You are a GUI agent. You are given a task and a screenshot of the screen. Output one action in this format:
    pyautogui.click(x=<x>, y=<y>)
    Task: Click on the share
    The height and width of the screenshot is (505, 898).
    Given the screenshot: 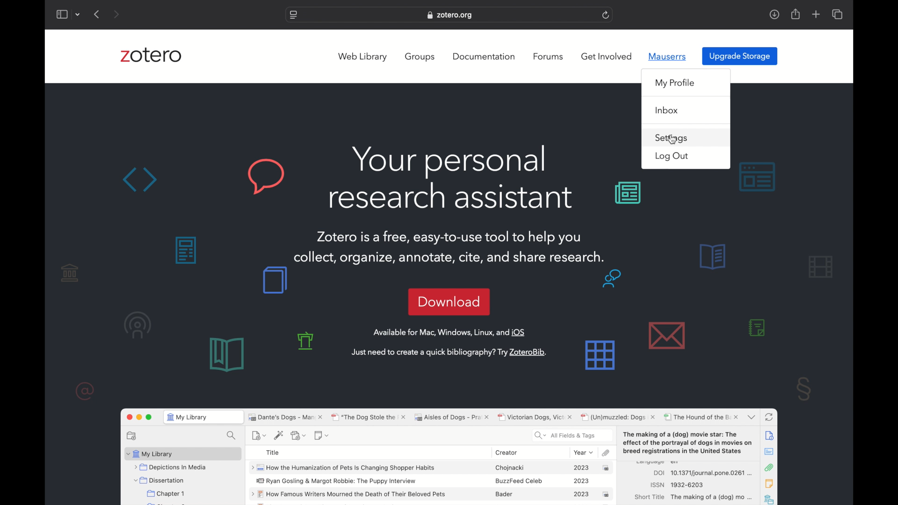 What is the action you would take?
    pyautogui.click(x=795, y=14)
    